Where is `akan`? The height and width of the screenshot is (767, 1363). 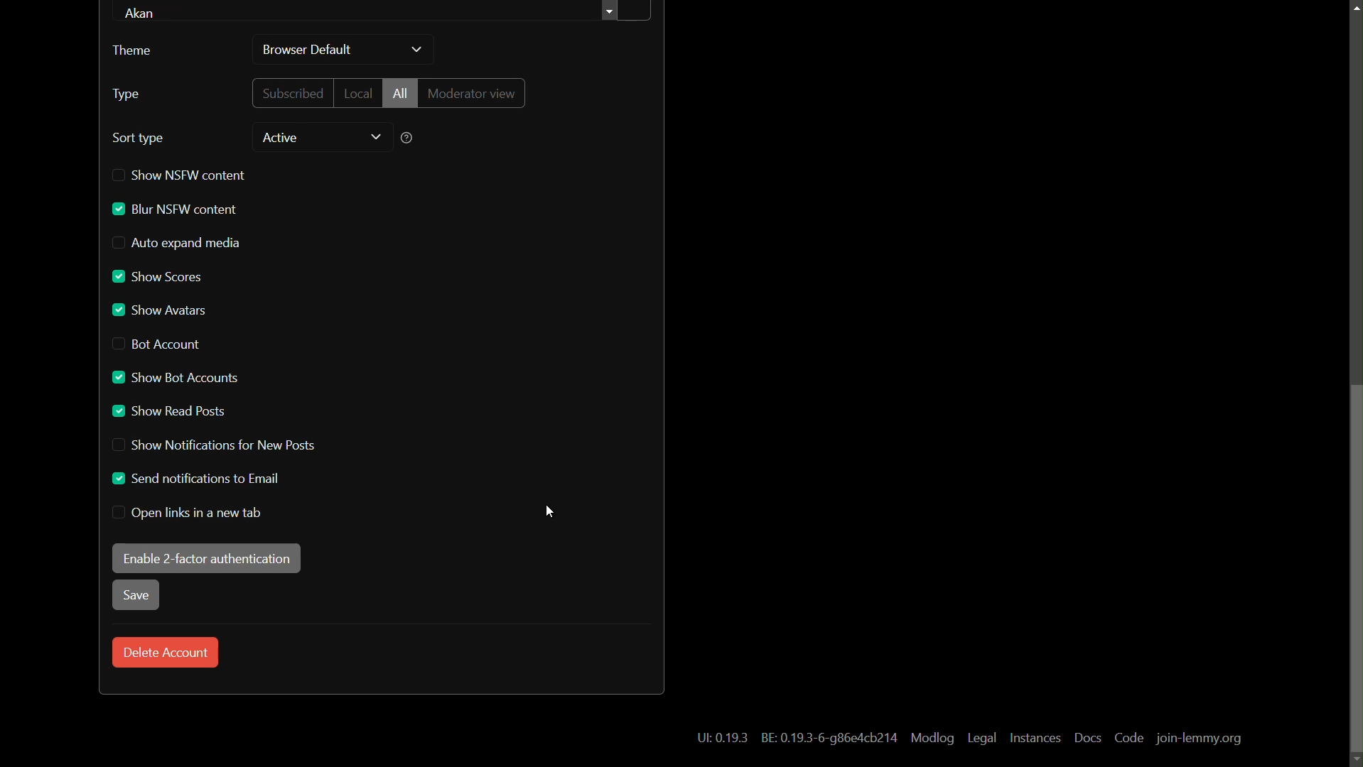
akan is located at coordinates (144, 11).